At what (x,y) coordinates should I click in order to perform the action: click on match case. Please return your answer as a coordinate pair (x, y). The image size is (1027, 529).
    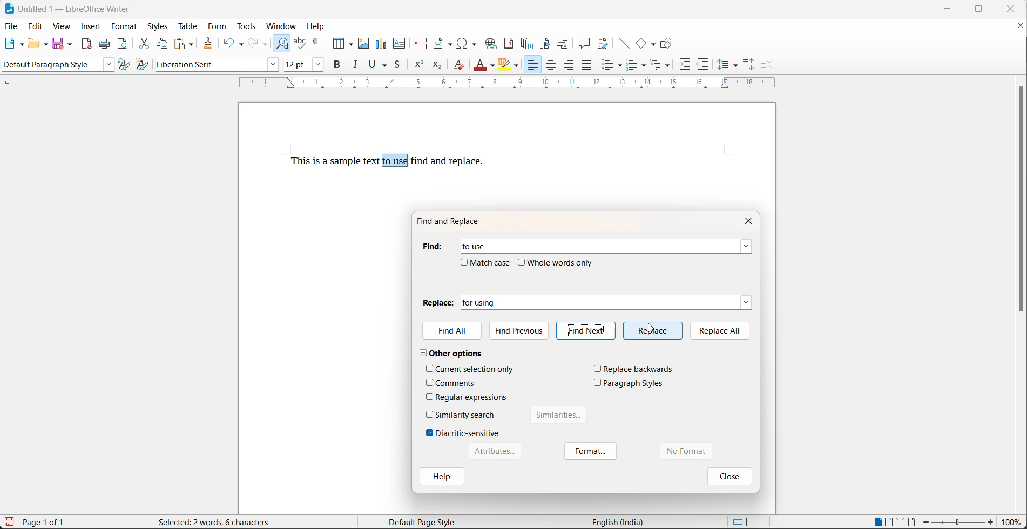
    Looking at the image, I should click on (491, 262).